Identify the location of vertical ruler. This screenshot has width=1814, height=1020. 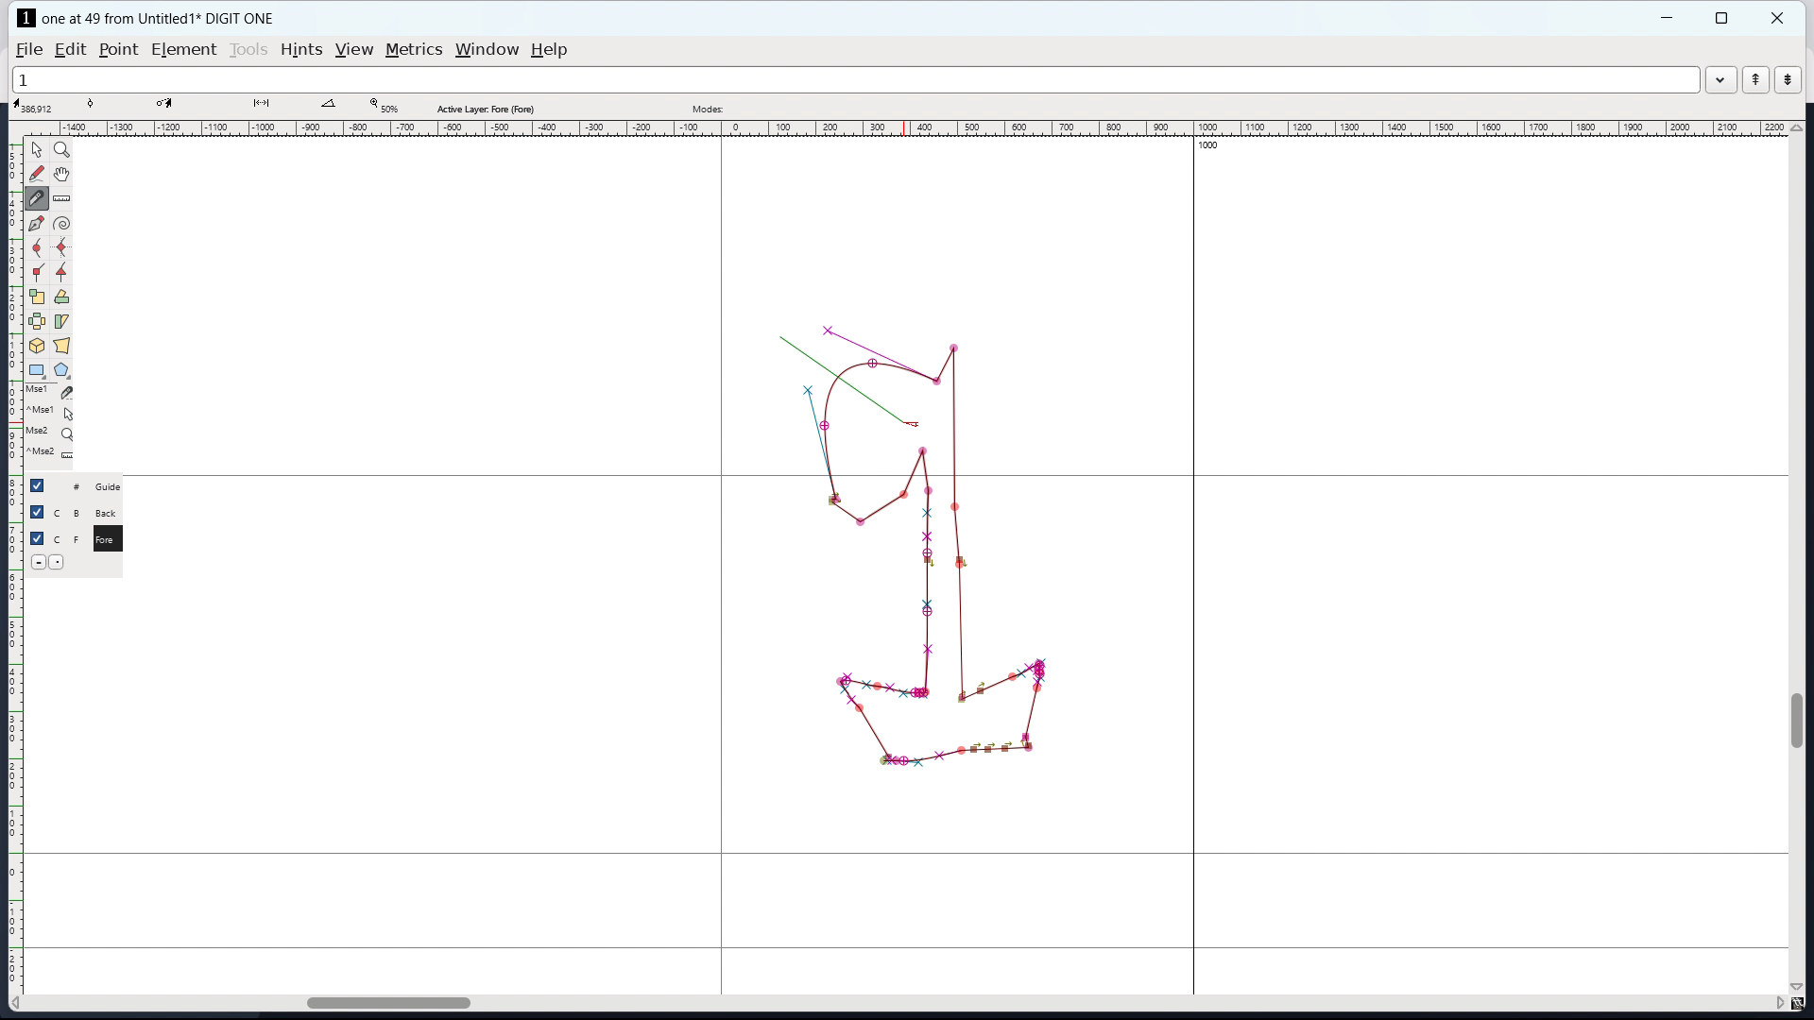
(15, 569).